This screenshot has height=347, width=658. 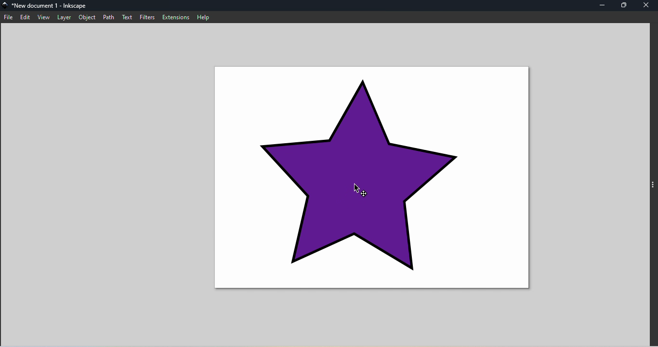 What do you see at coordinates (86, 18) in the screenshot?
I see `Object` at bounding box center [86, 18].